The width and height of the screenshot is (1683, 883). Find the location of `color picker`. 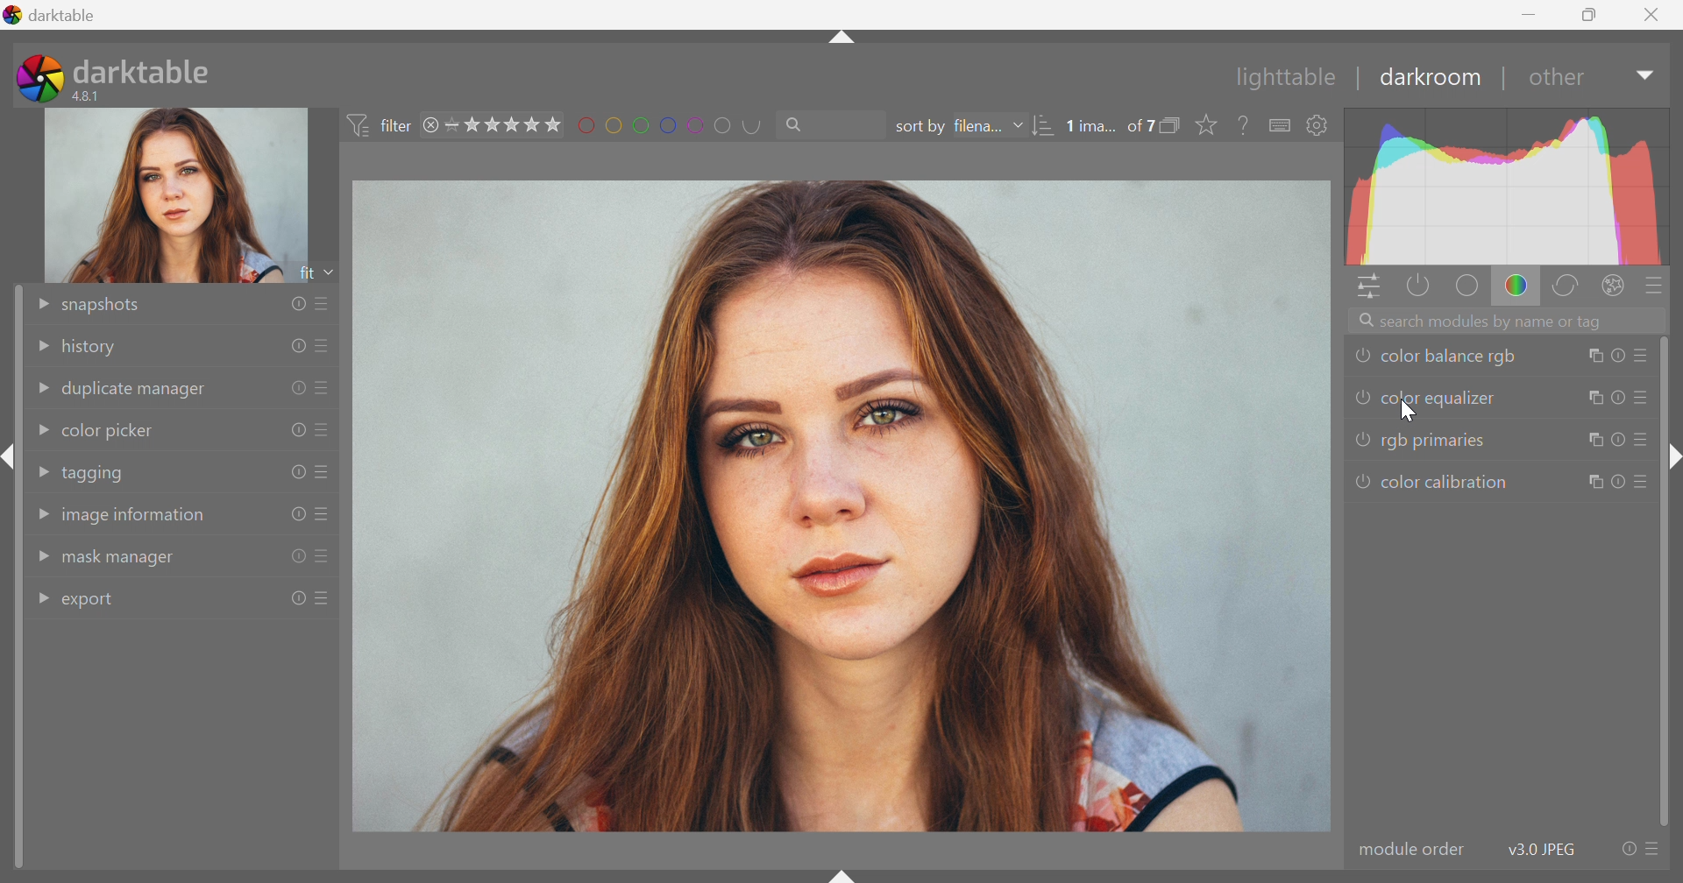

color picker is located at coordinates (109, 429).